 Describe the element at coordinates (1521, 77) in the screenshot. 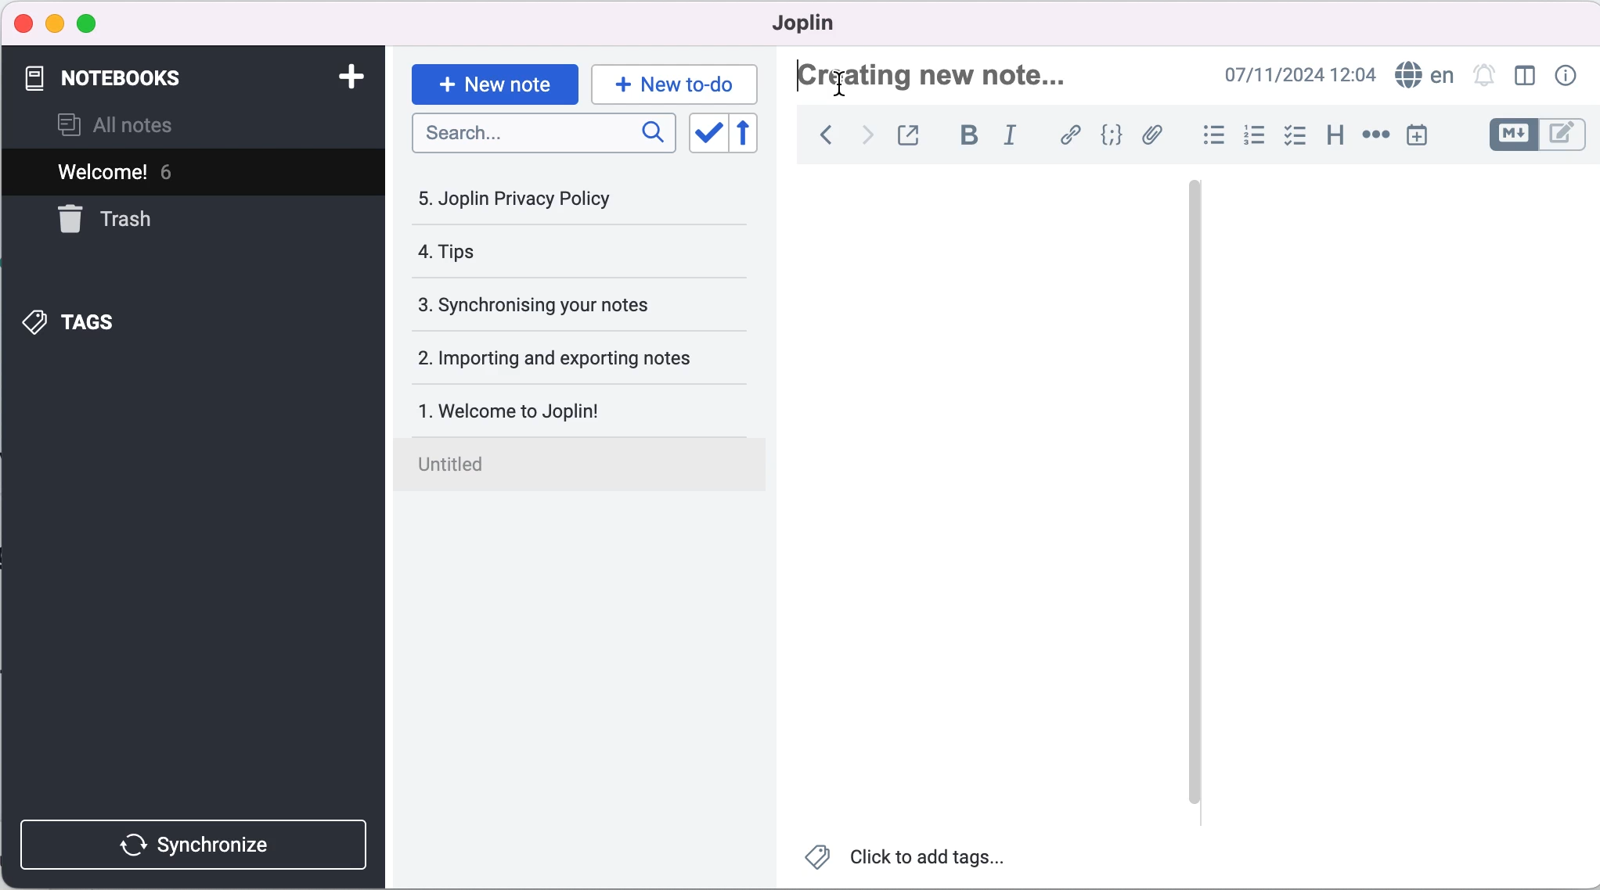

I see `toggle editor layout` at that location.